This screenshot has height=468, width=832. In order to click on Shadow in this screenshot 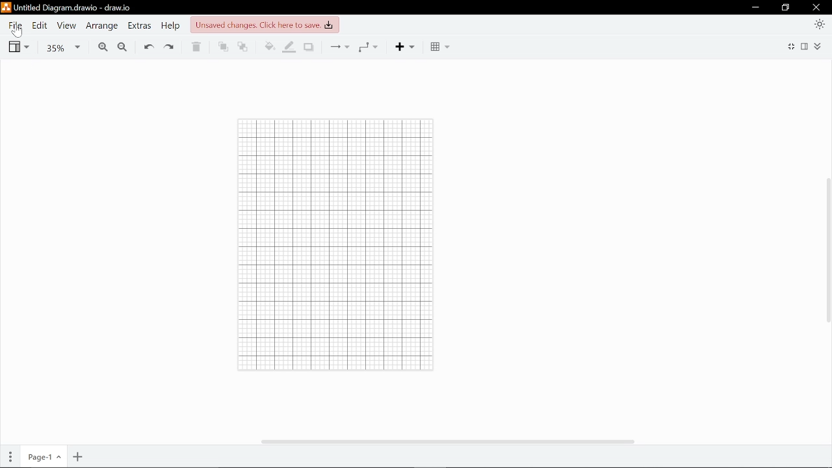, I will do `click(309, 47)`.